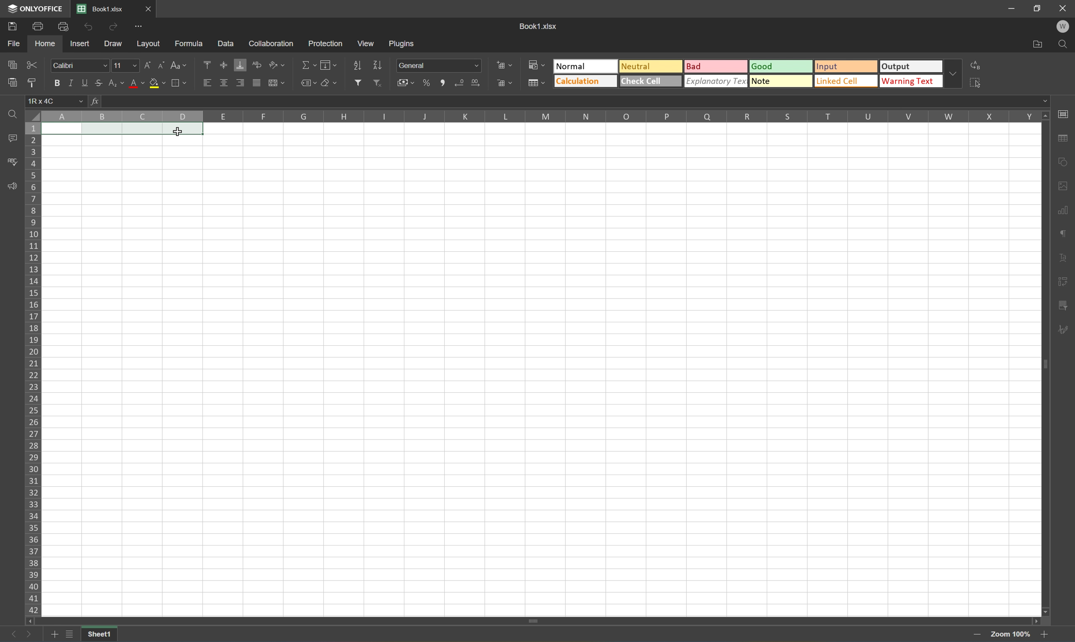 This screenshot has width=1075, height=642. Describe the element at coordinates (182, 82) in the screenshot. I see `Borders` at that location.